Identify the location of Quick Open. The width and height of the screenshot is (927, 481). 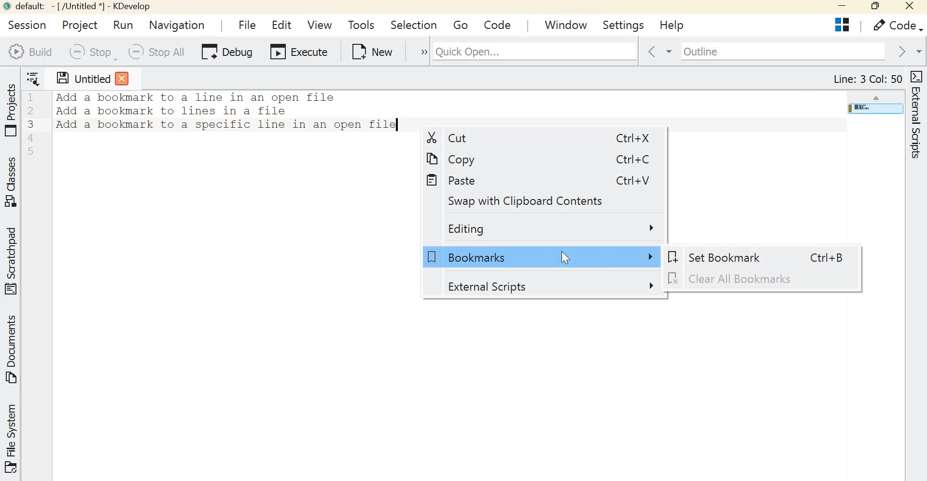
(534, 50).